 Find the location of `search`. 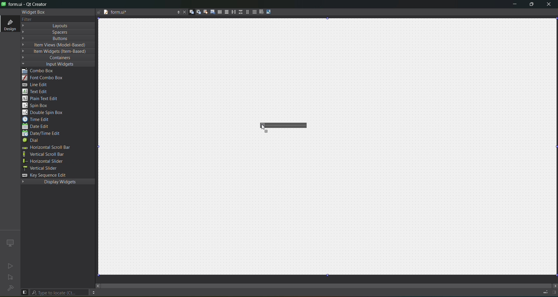

search is located at coordinates (60, 293).